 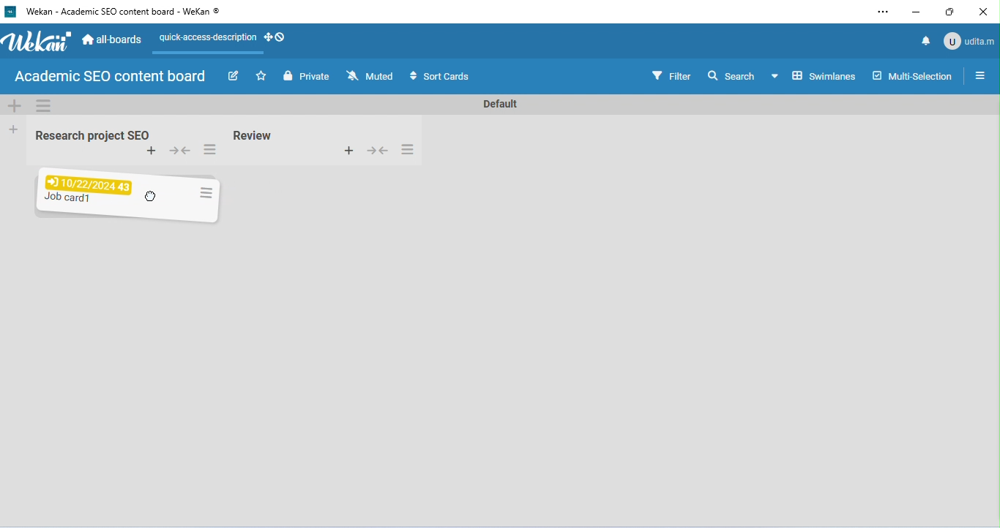 What do you see at coordinates (671, 75) in the screenshot?
I see `filter` at bounding box center [671, 75].